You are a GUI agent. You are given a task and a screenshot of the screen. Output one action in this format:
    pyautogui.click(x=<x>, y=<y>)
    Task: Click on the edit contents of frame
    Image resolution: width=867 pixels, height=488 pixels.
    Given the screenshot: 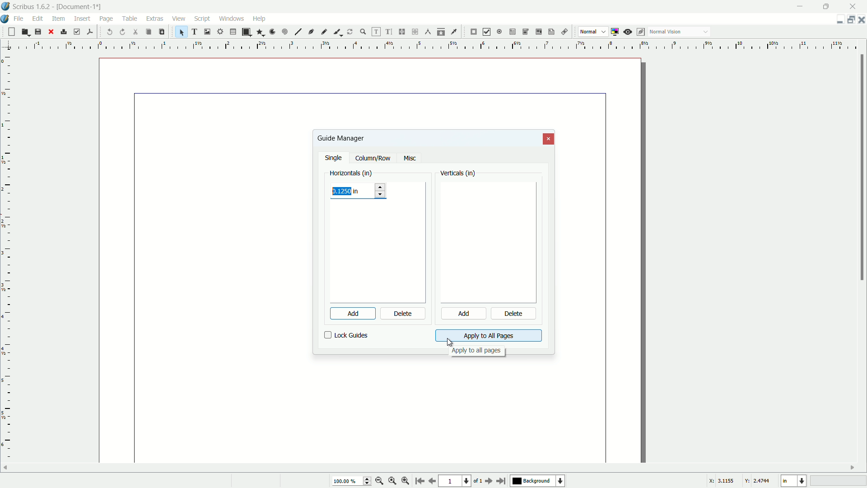 What is the action you would take?
    pyautogui.click(x=375, y=32)
    